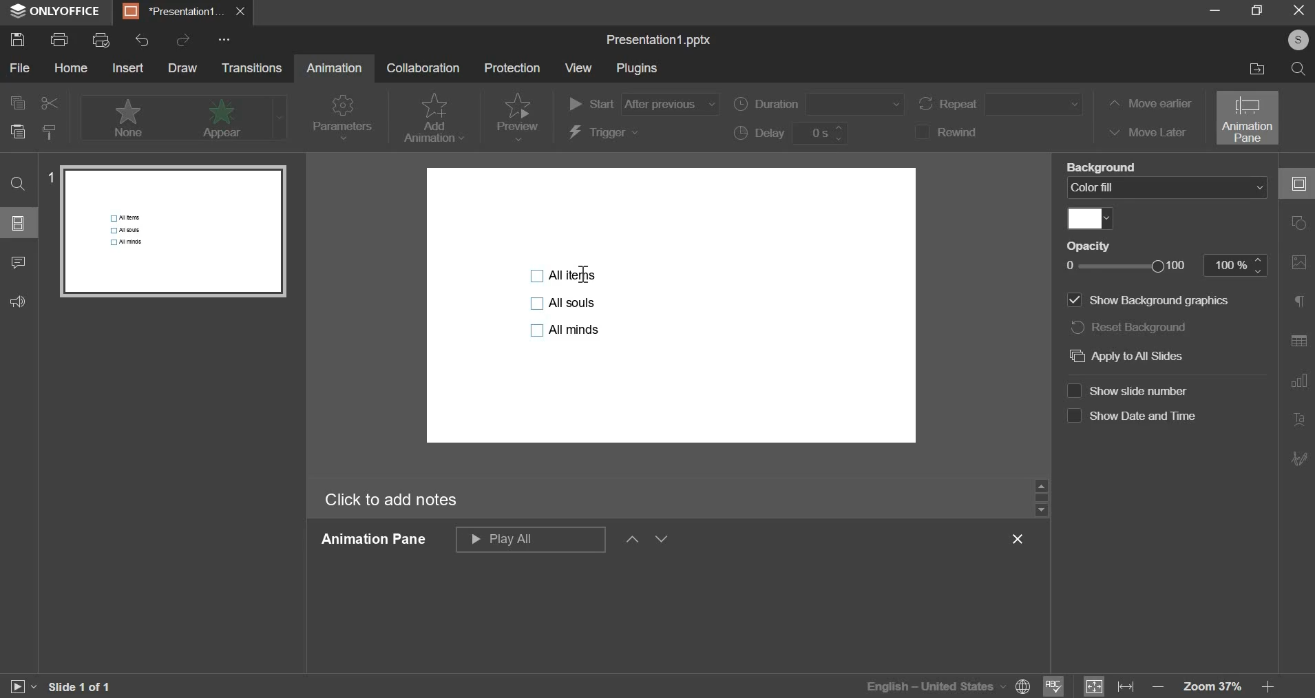 Image resolution: width=1315 pixels, height=698 pixels. Describe the element at coordinates (1138, 328) in the screenshot. I see `reset background` at that location.